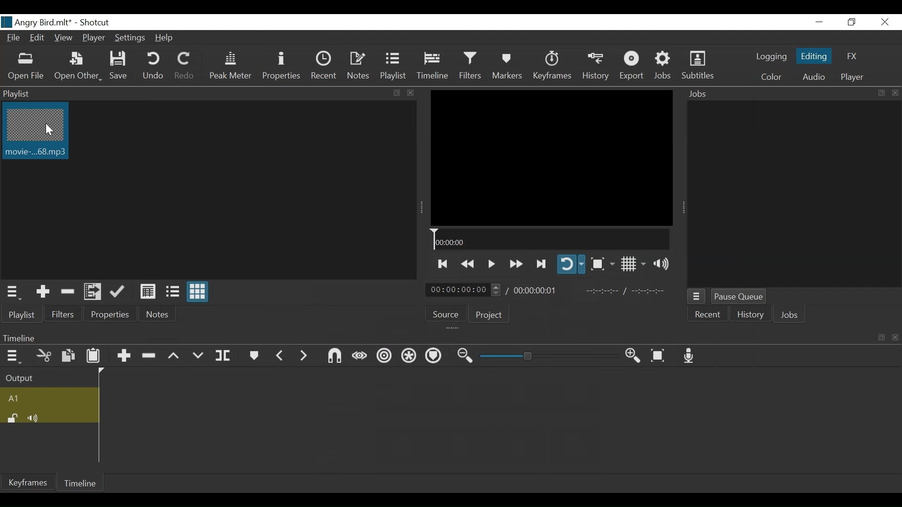 Image resolution: width=902 pixels, height=507 pixels. Describe the element at coordinates (47, 398) in the screenshot. I see `Audi track name` at that location.